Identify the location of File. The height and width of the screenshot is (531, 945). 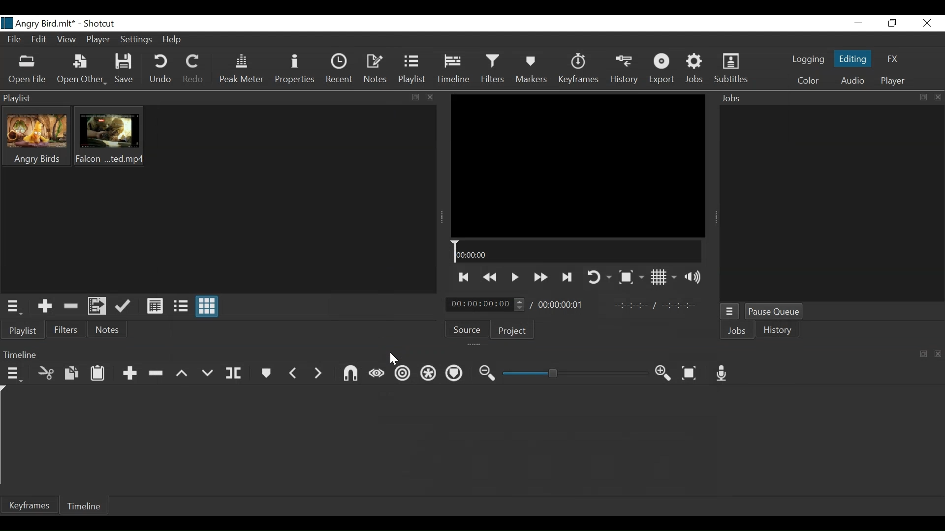
(14, 41).